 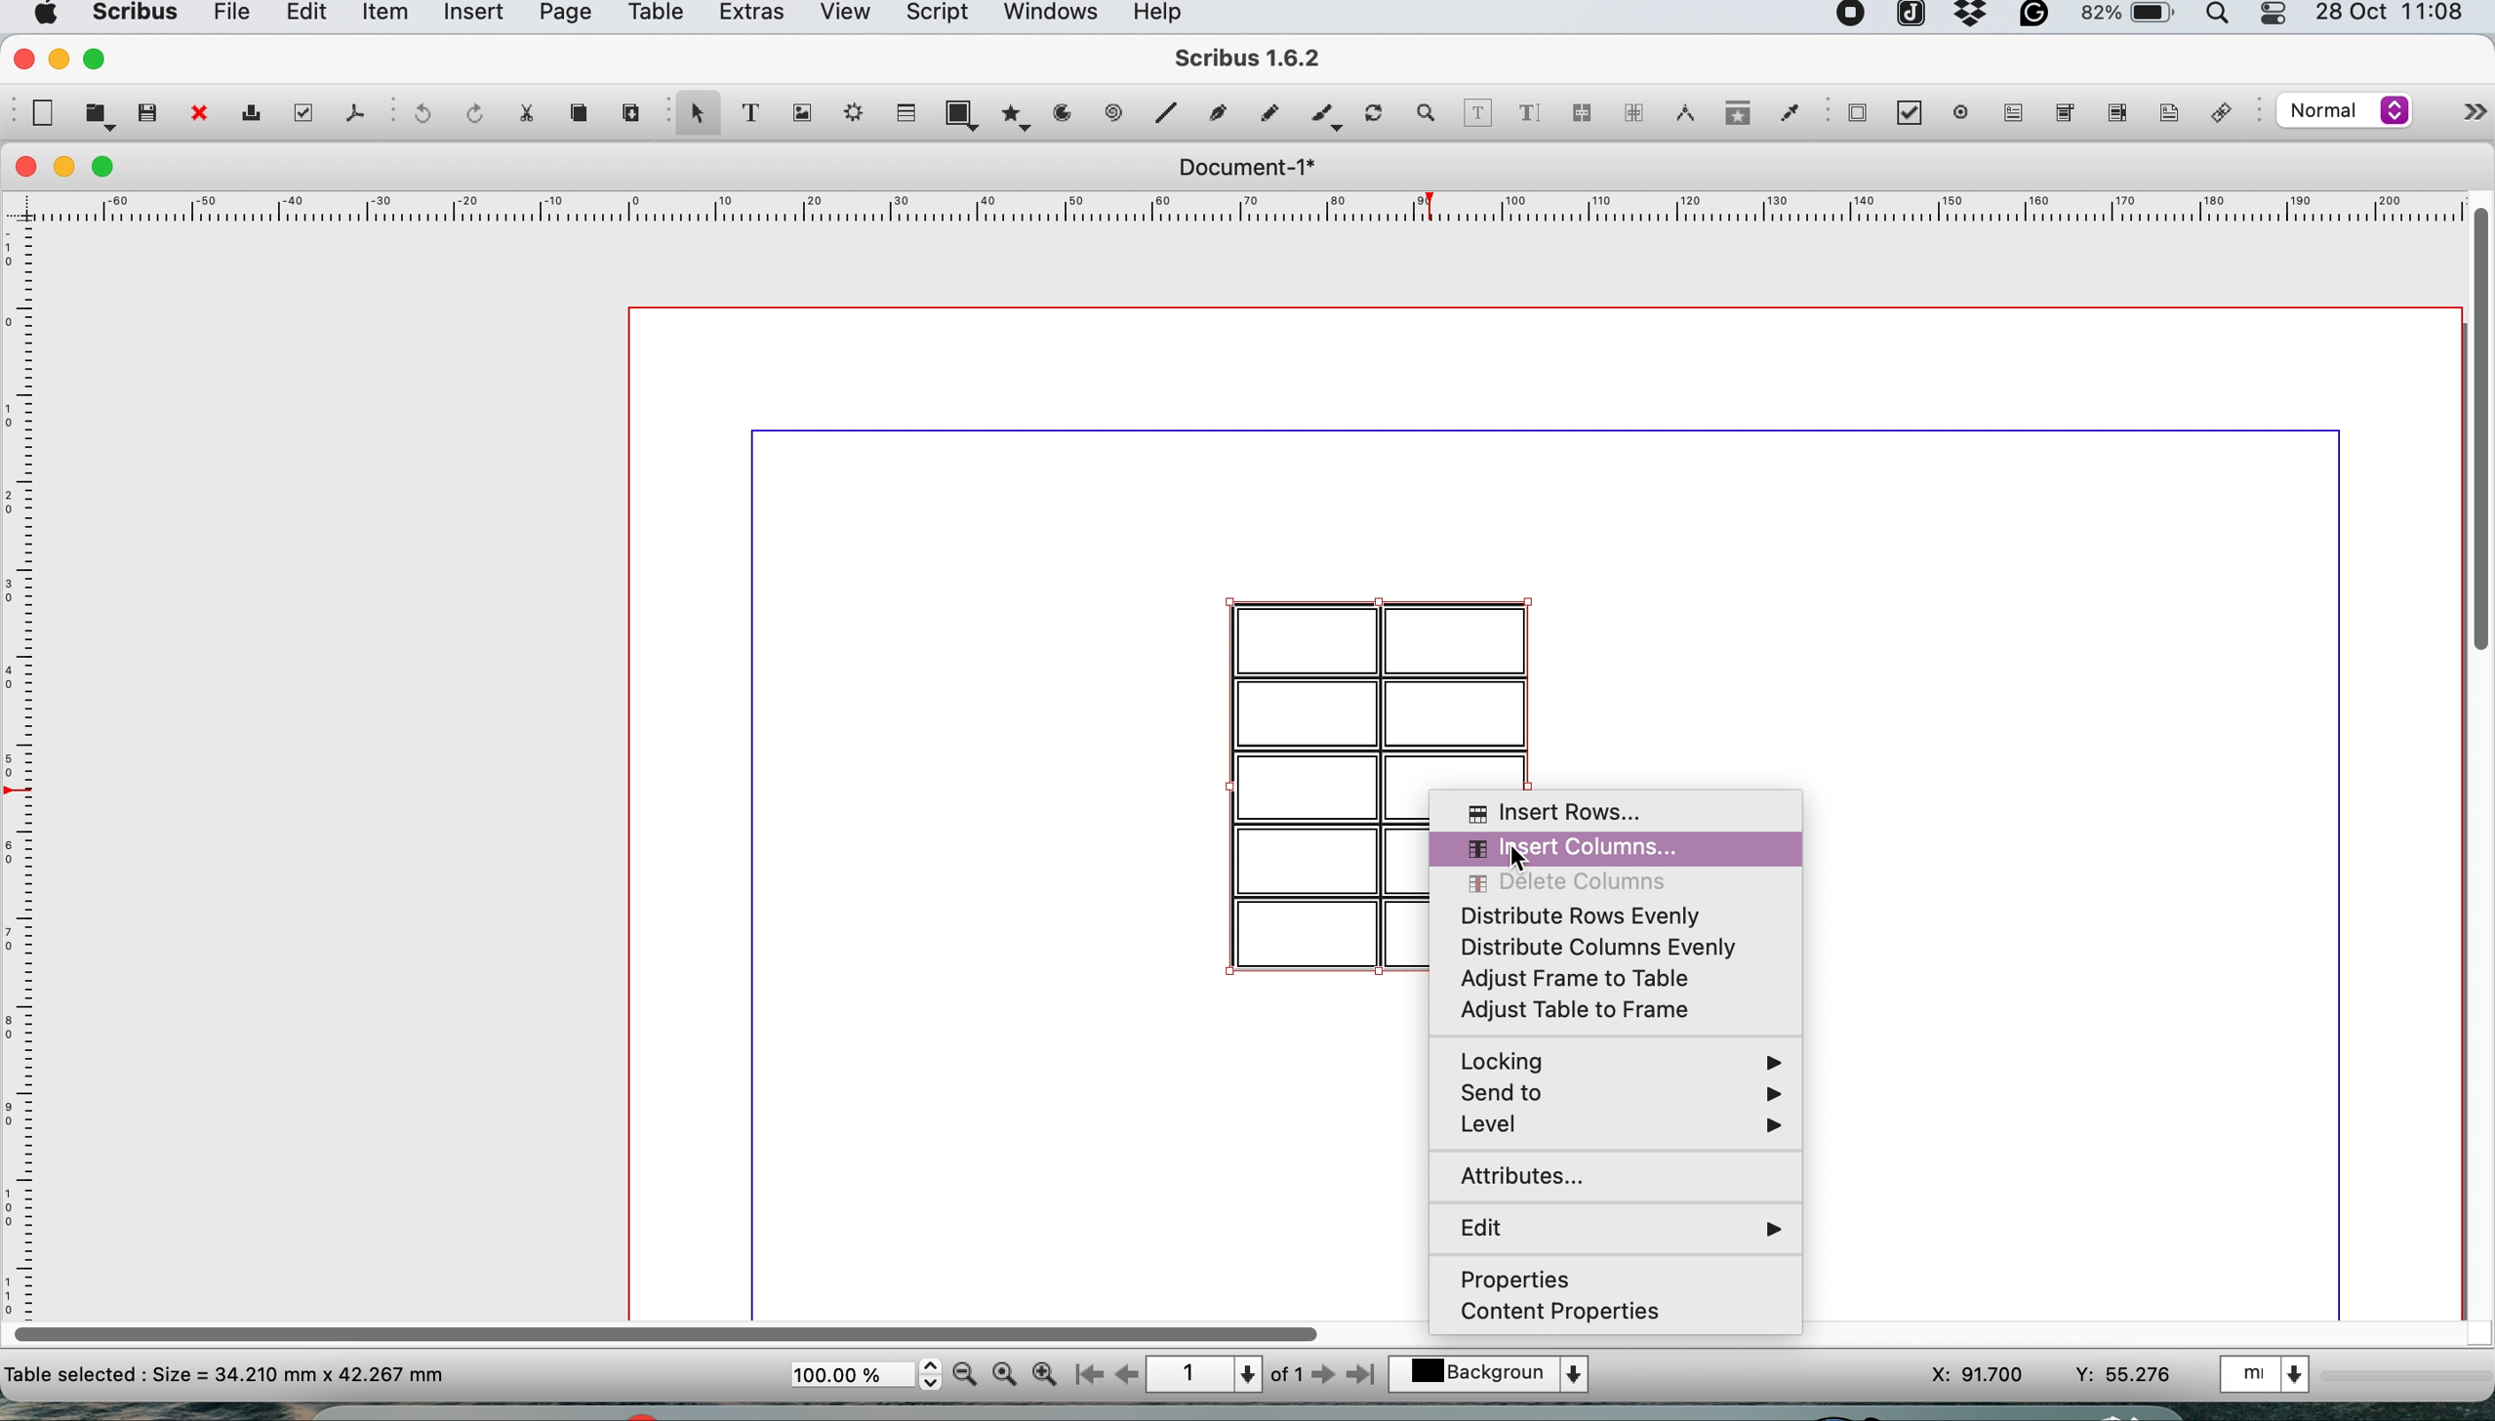 What do you see at coordinates (1625, 1319) in the screenshot?
I see `content properties` at bounding box center [1625, 1319].